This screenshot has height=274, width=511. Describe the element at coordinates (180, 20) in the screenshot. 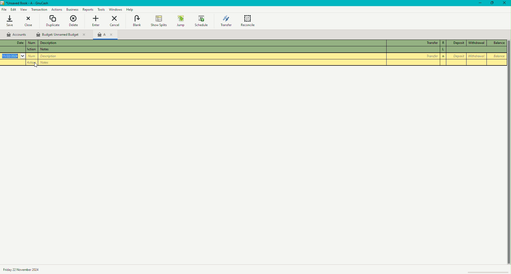

I see `Jump` at that location.